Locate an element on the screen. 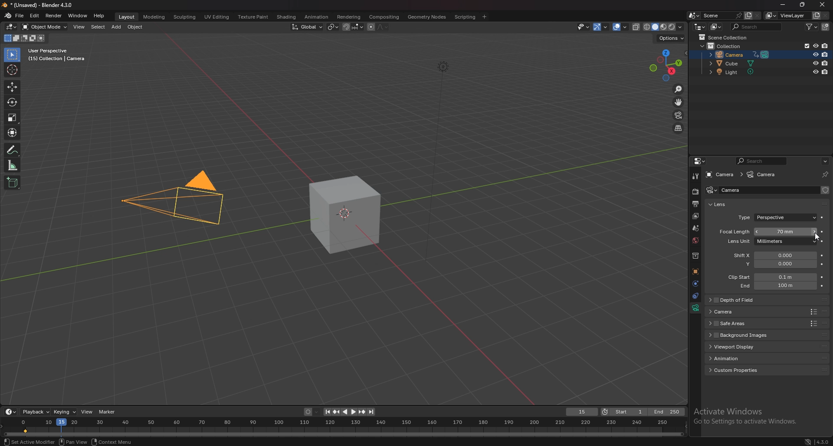 The image size is (833, 446). object is located at coordinates (135, 27).